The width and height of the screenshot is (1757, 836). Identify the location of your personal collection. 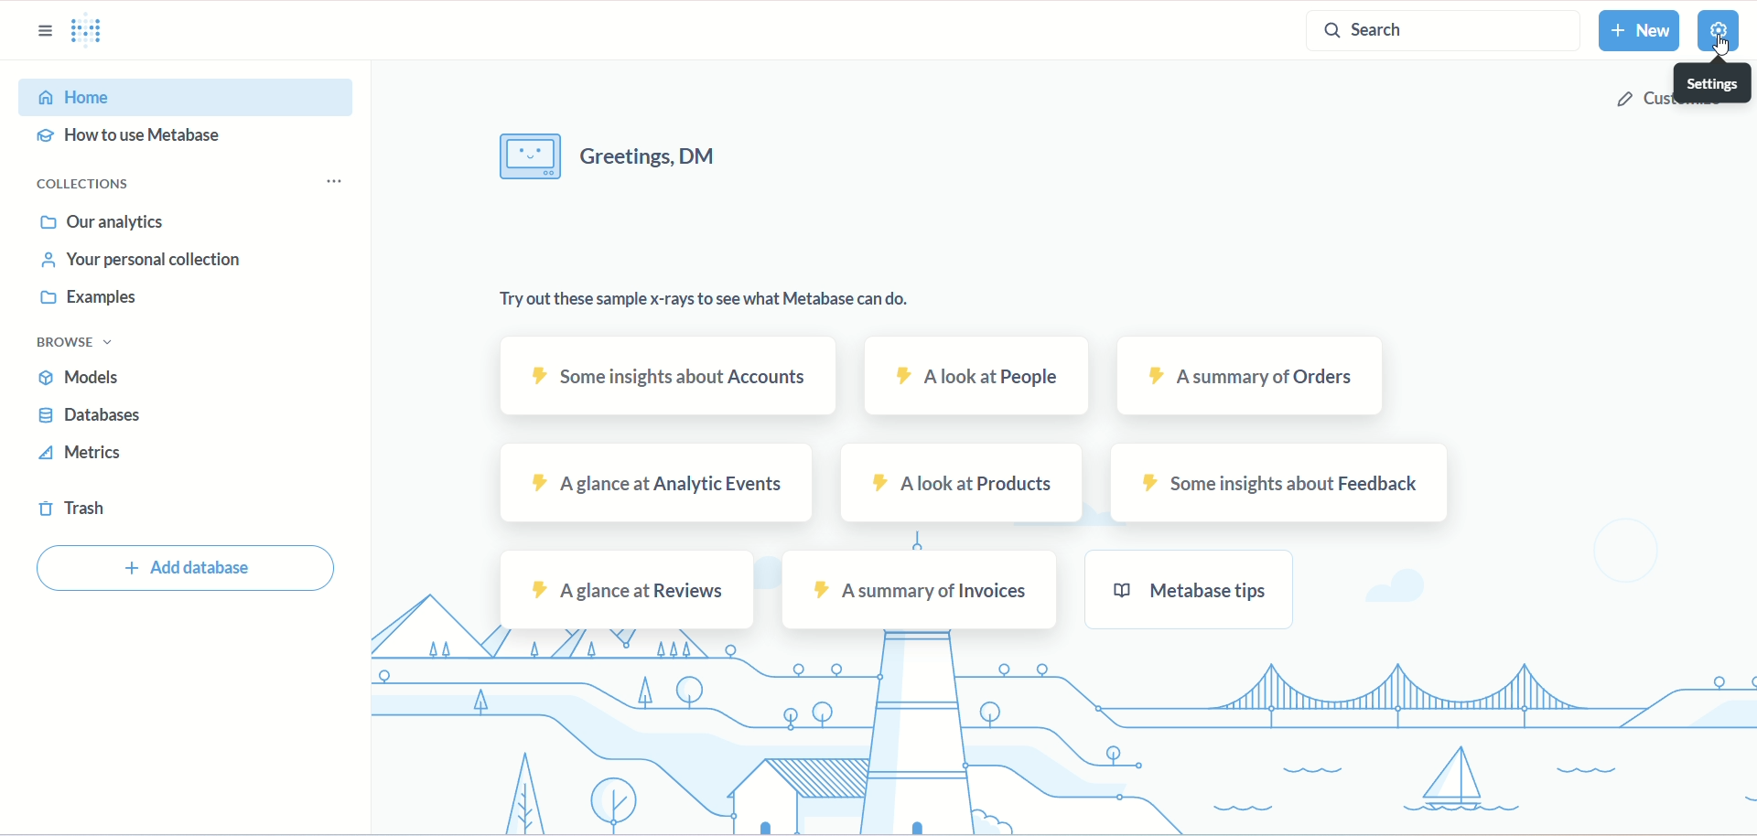
(153, 257).